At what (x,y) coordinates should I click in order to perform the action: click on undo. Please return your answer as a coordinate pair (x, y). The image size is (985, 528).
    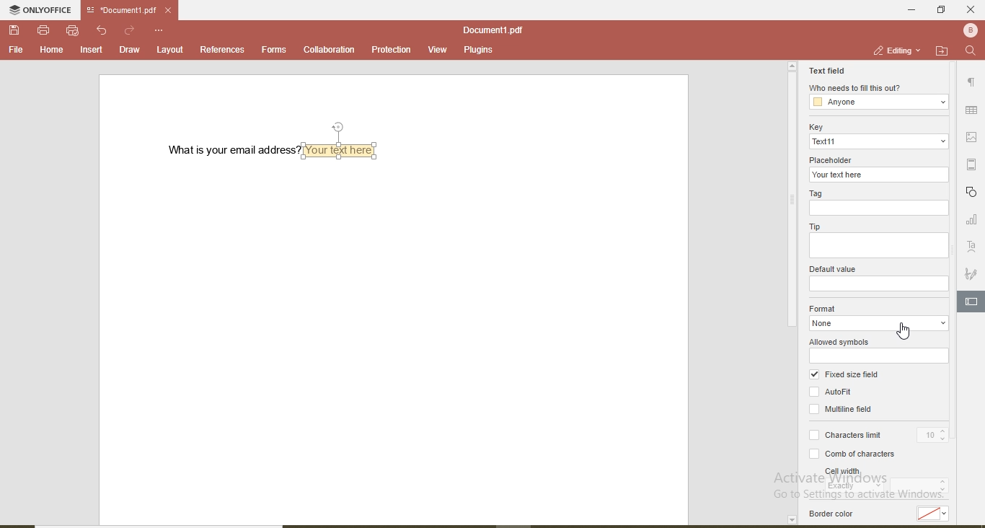
    Looking at the image, I should click on (104, 30).